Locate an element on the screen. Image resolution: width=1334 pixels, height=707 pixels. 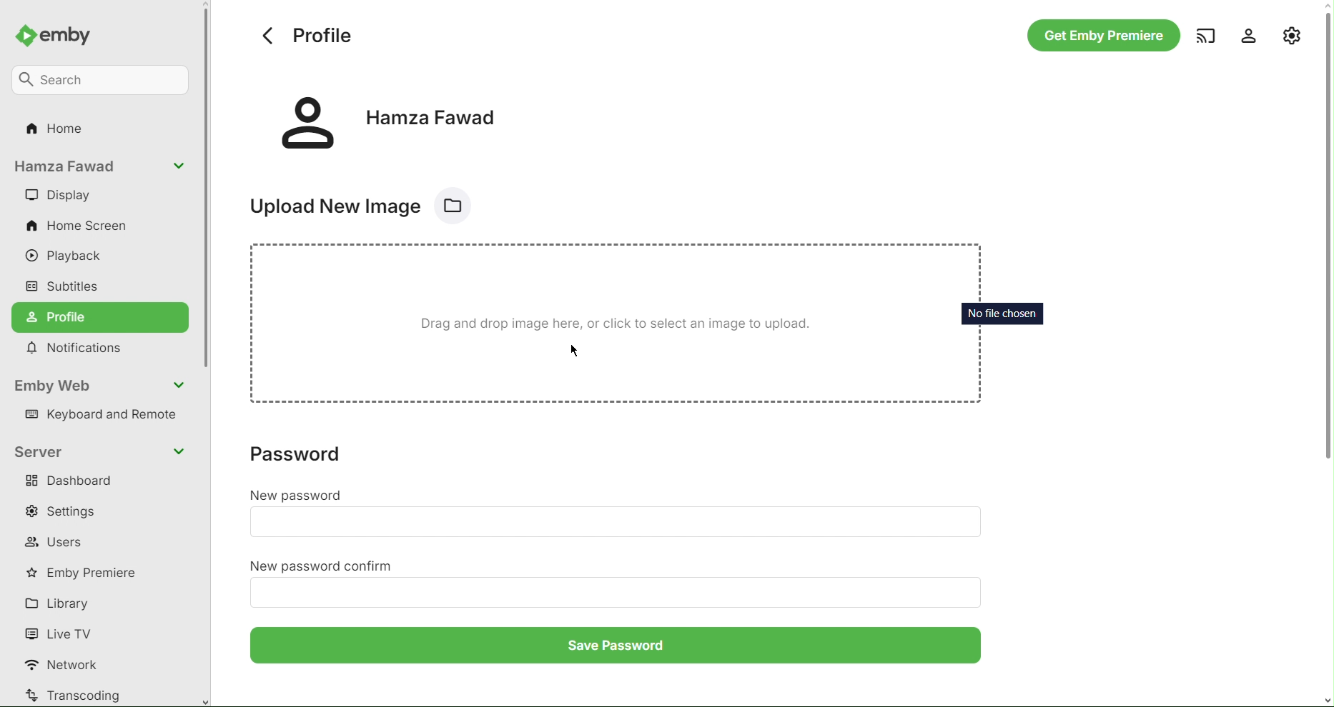
New Password is located at coordinates (297, 494).